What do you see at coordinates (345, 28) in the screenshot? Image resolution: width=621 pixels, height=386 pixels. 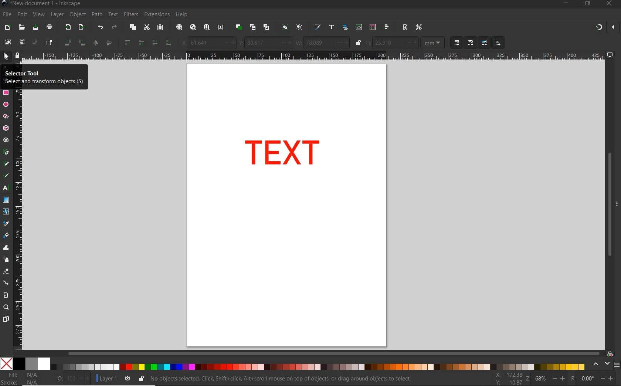 I see `open objects` at bounding box center [345, 28].